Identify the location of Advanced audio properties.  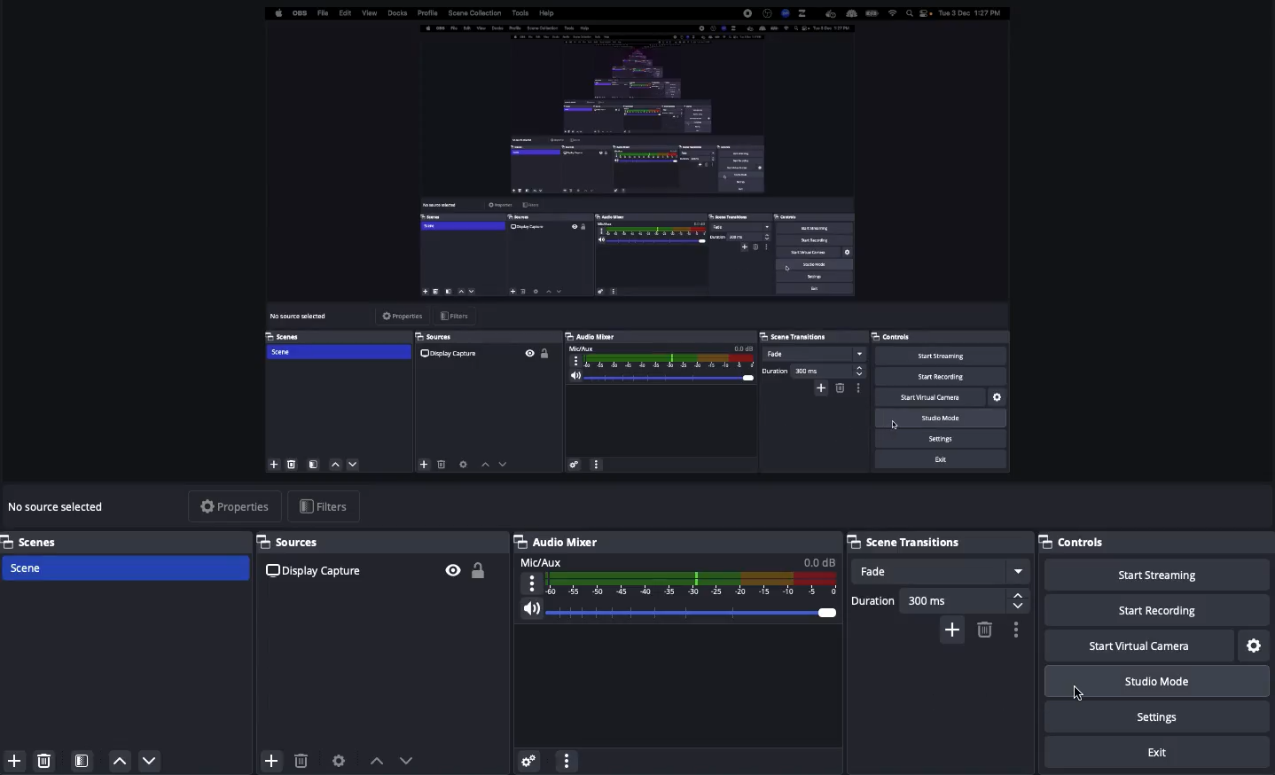
(530, 758).